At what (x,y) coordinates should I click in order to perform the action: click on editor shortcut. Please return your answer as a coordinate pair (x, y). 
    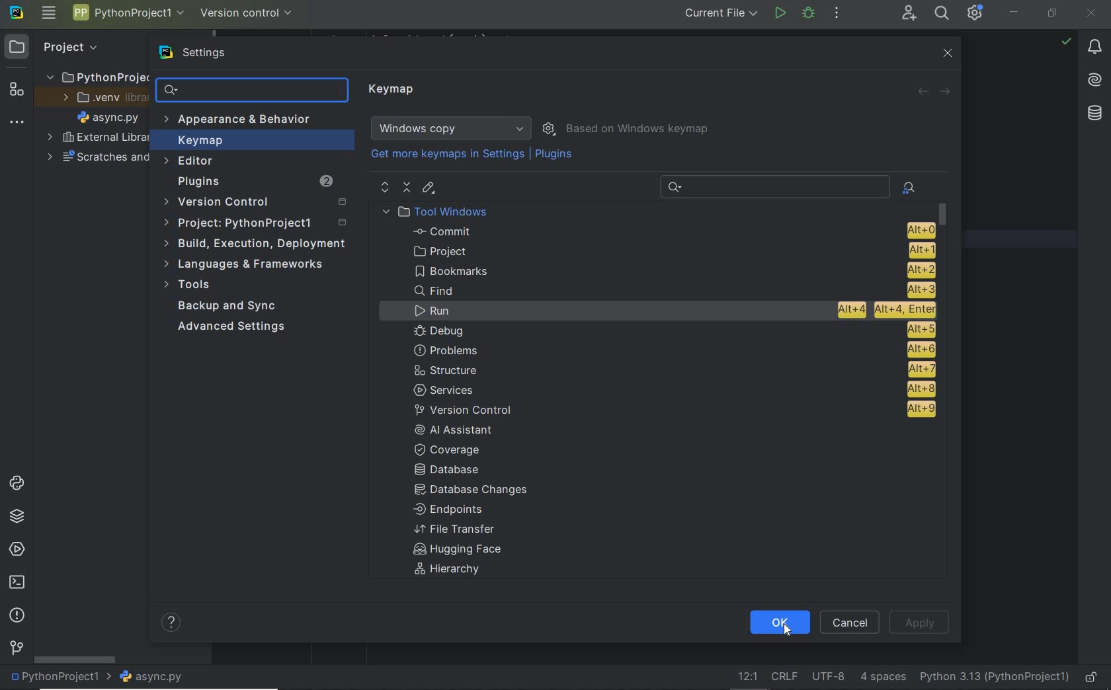
    Looking at the image, I should click on (429, 189).